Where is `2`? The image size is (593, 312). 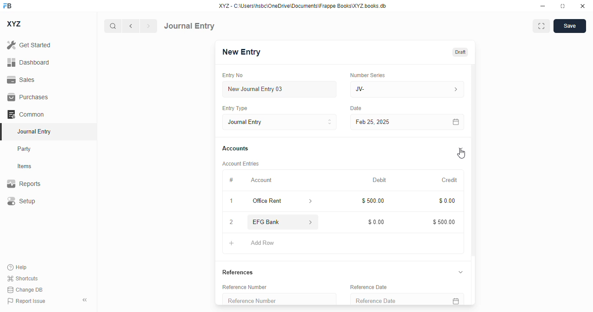 2 is located at coordinates (231, 223).